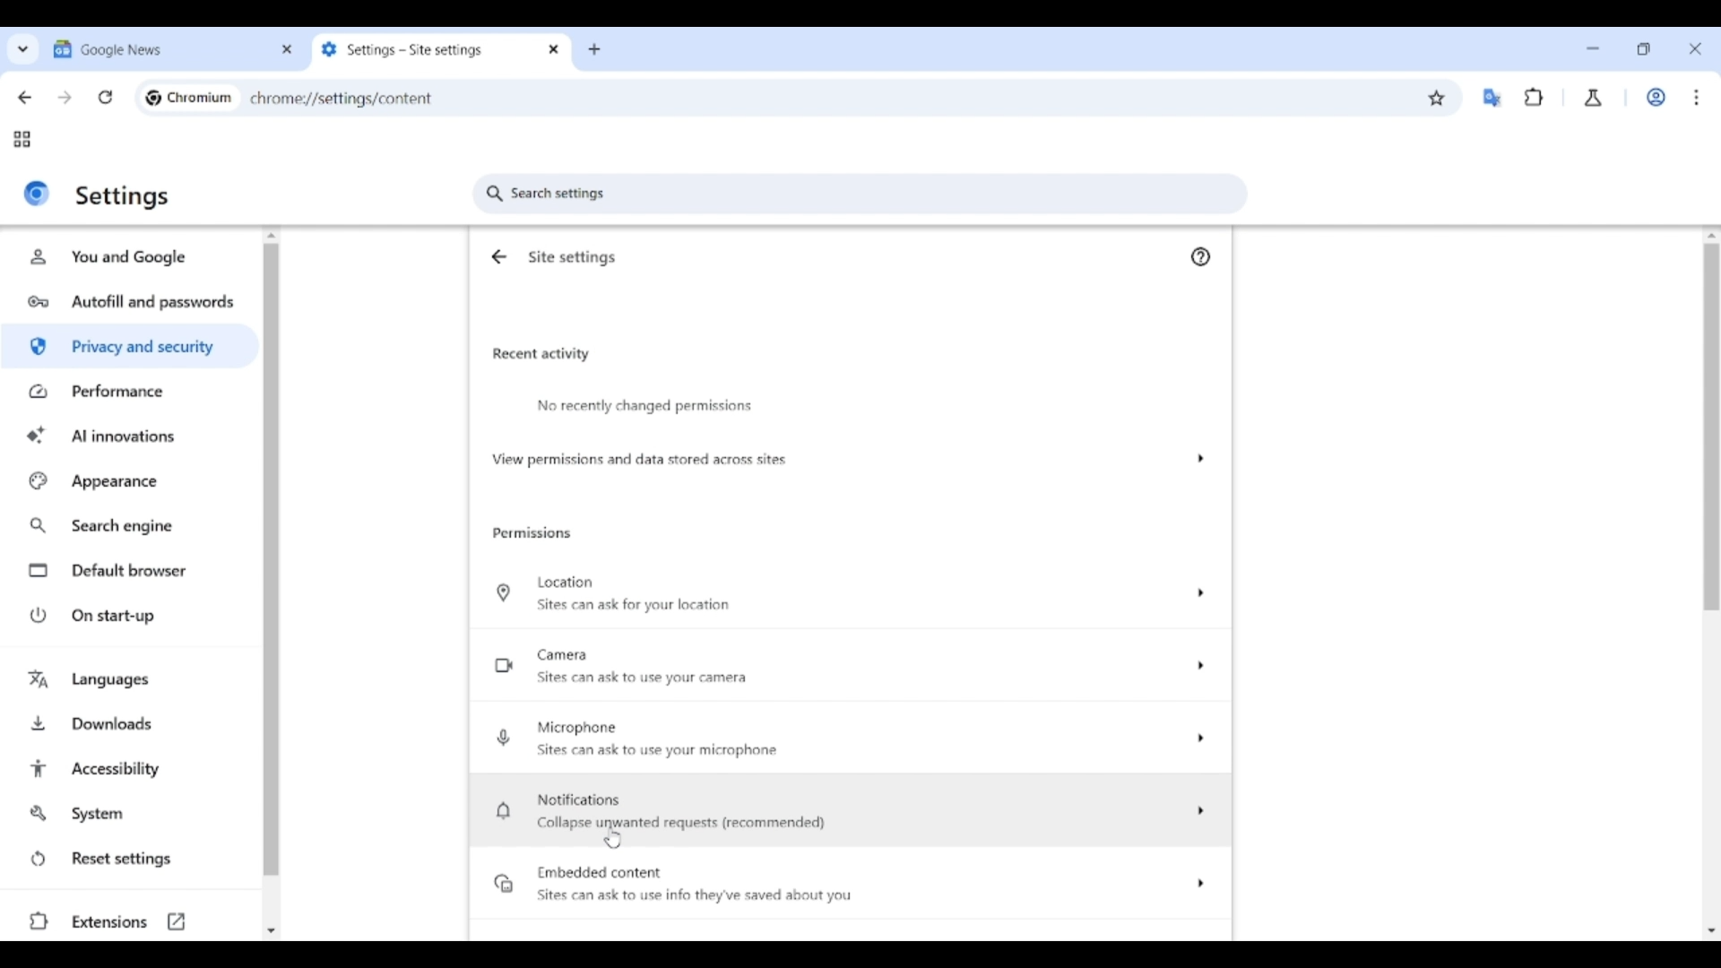 The height and width of the screenshot is (968, 1721). Describe the element at coordinates (24, 98) in the screenshot. I see `Go back` at that location.